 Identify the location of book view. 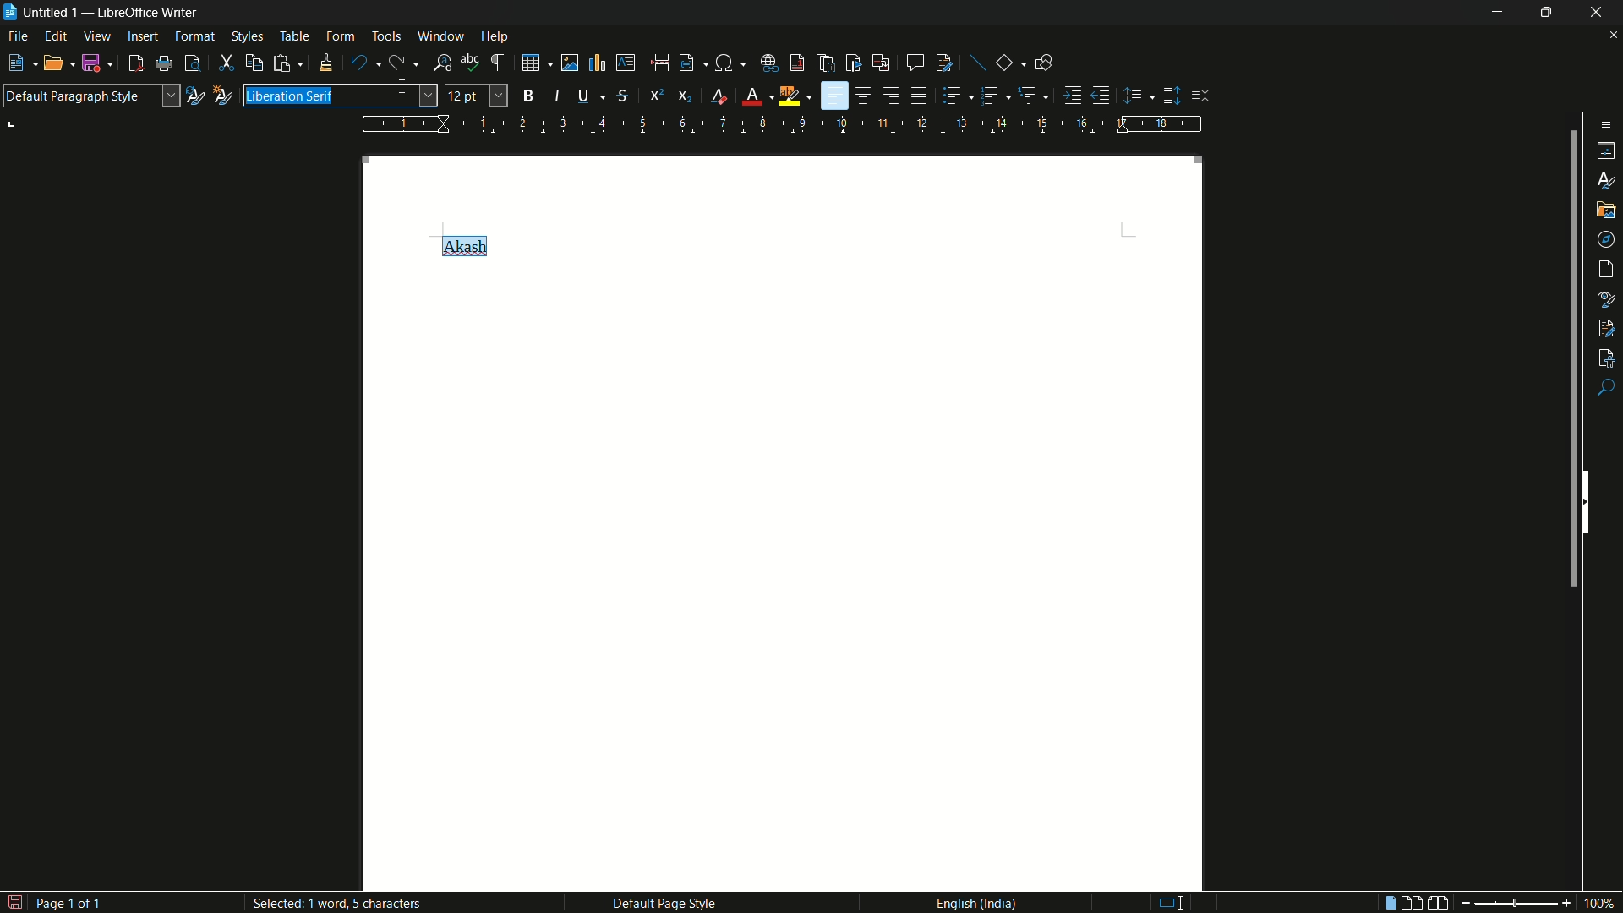
(1439, 904).